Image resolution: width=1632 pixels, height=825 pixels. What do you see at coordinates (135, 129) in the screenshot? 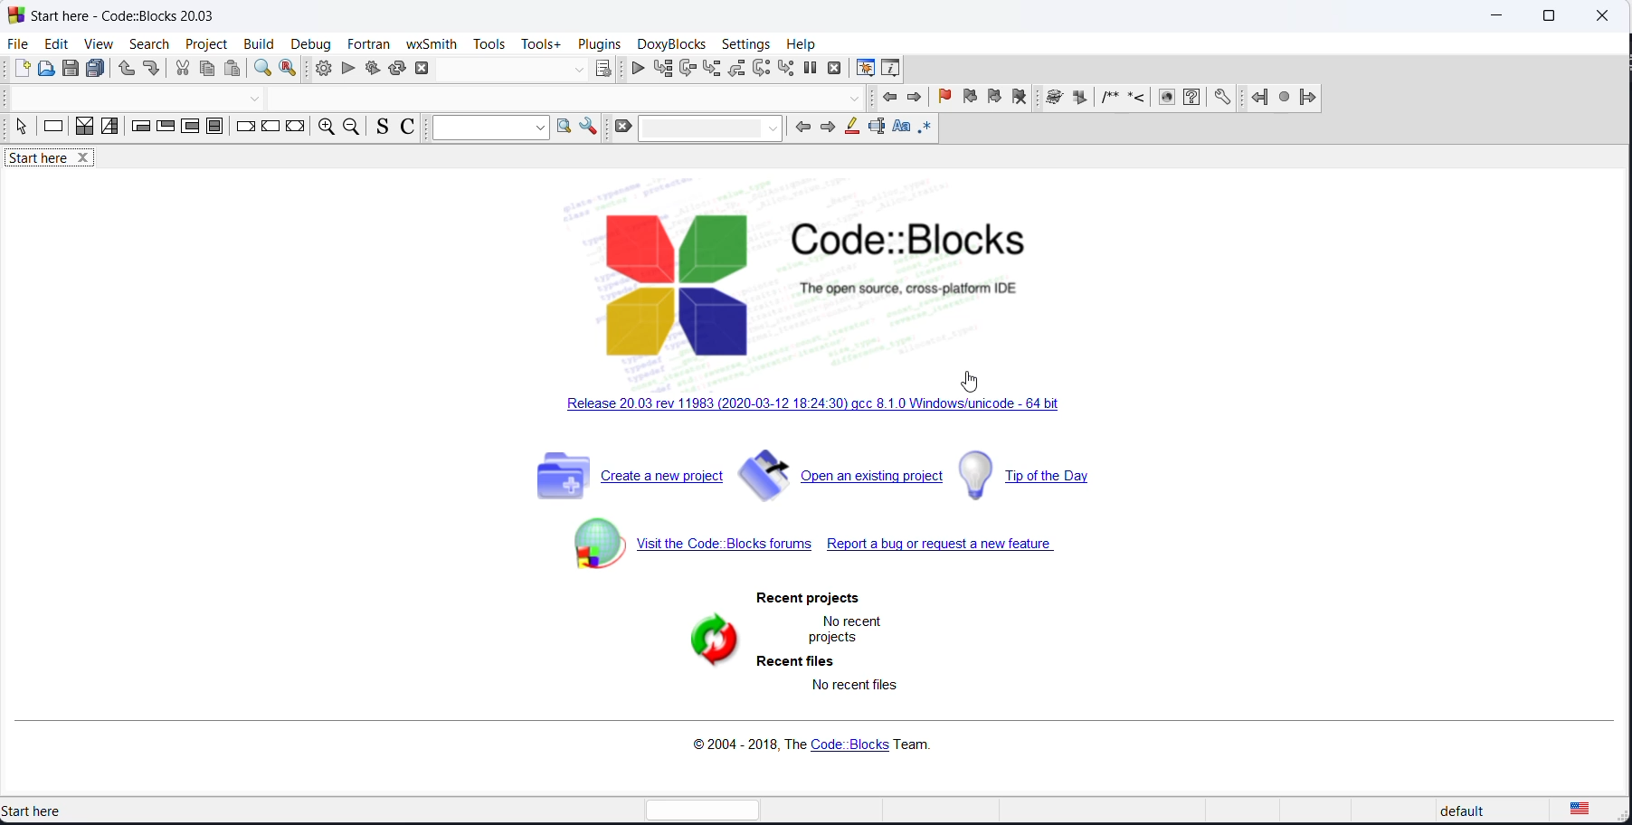
I see `entry condition loop` at bounding box center [135, 129].